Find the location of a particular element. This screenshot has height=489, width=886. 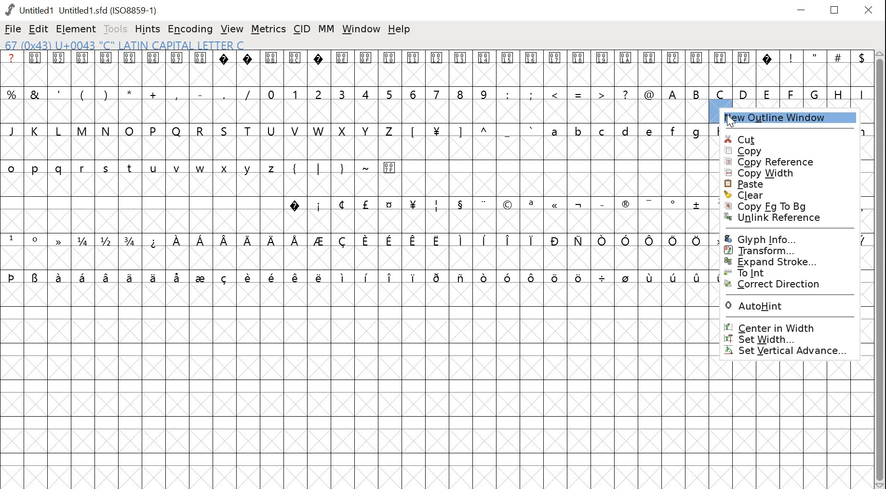

copy width is located at coordinates (787, 173).